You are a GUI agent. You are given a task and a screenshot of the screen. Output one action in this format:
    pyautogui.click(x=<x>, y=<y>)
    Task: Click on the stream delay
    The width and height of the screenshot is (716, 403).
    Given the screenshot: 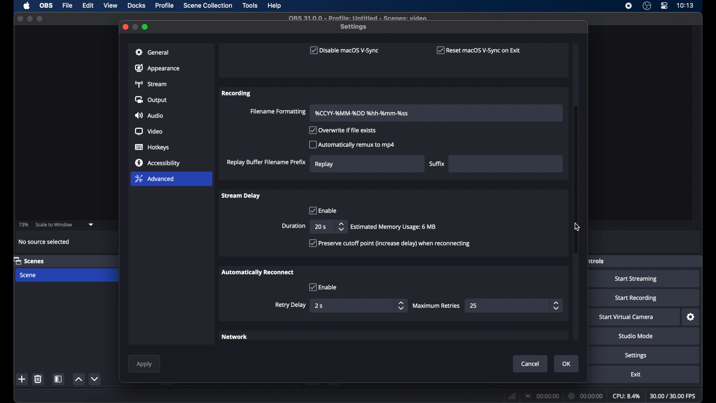 What is the action you would take?
    pyautogui.click(x=240, y=195)
    